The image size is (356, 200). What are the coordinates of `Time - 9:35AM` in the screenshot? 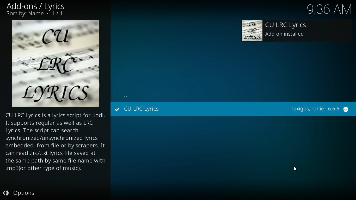 It's located at (328, 9).